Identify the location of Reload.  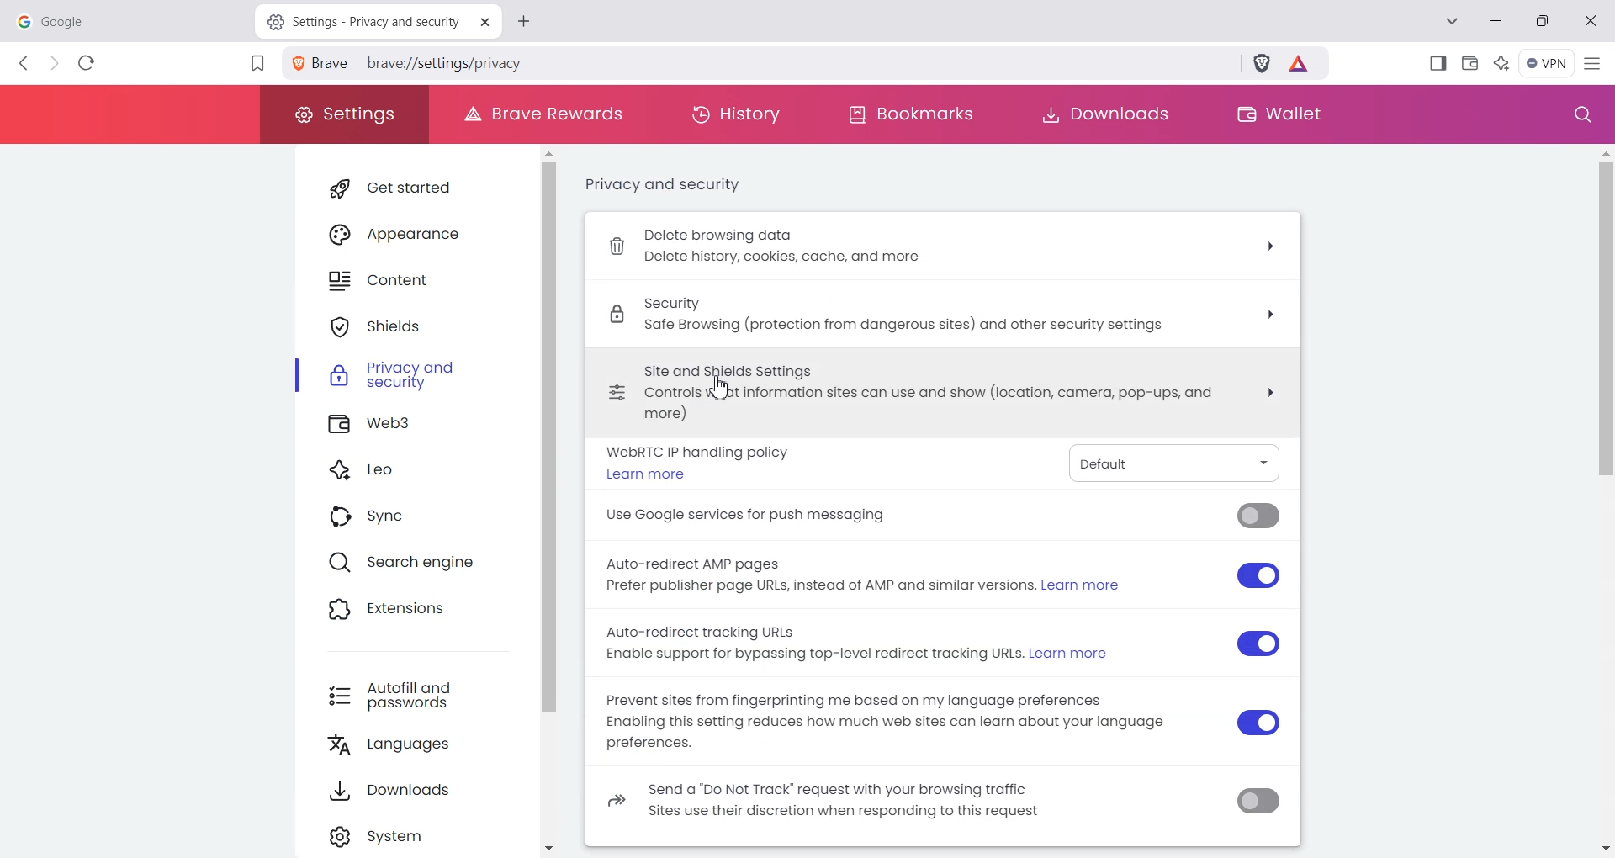
(87, 62).